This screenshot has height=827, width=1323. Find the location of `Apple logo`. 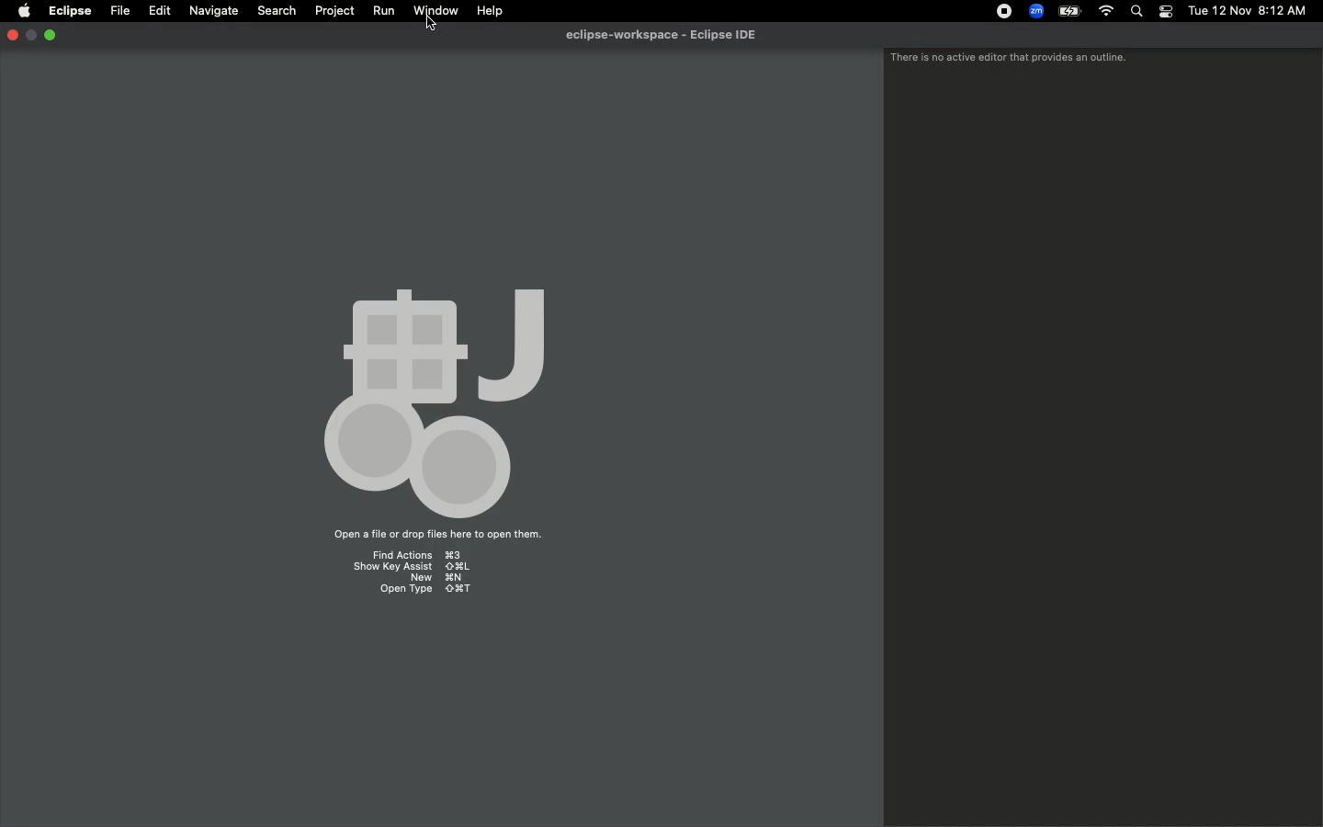

Apple logo is located at coordinates (23, 12).